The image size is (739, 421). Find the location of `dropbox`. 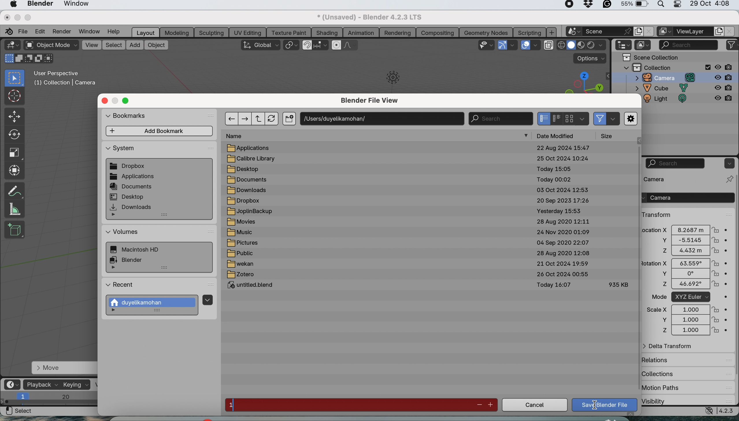

dropbox is located at coordinates (245, 201).